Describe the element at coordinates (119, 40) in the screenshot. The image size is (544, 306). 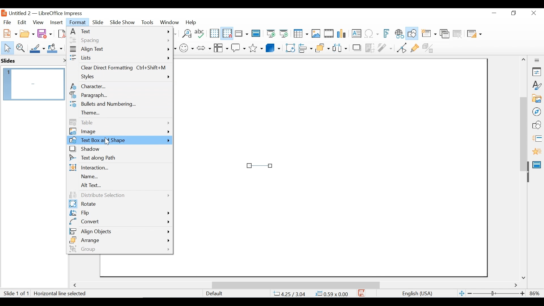
I see `Spacing` at that location.